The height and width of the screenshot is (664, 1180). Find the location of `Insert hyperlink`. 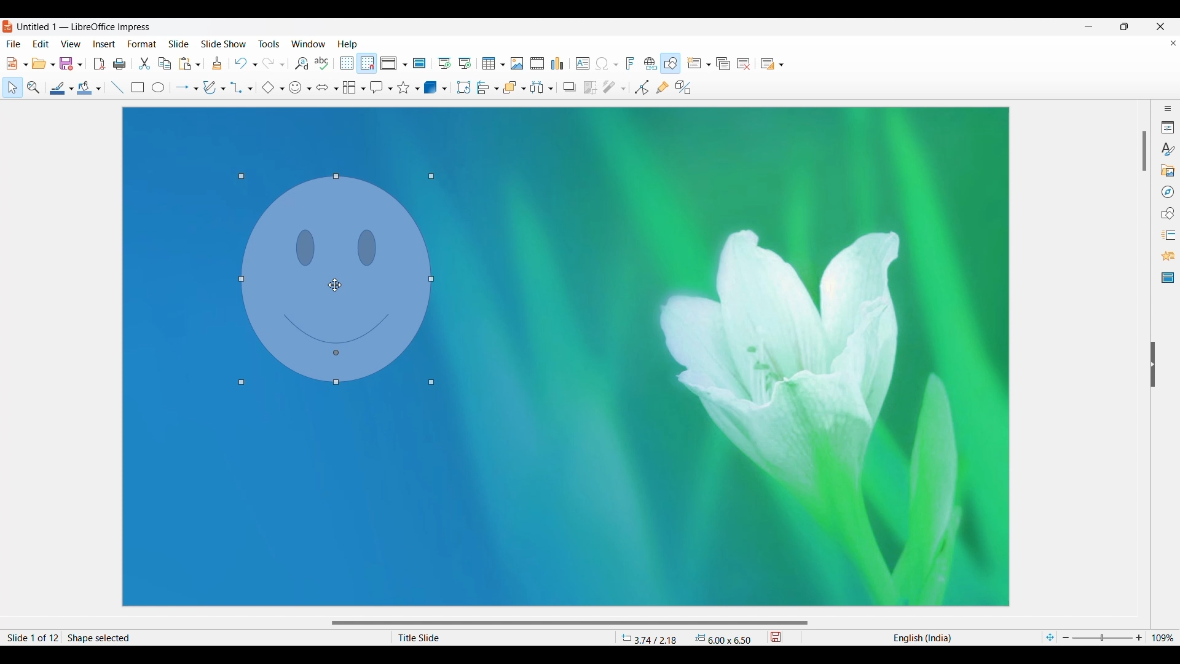

Insert hyperlink is located at coordinates (651, 63).